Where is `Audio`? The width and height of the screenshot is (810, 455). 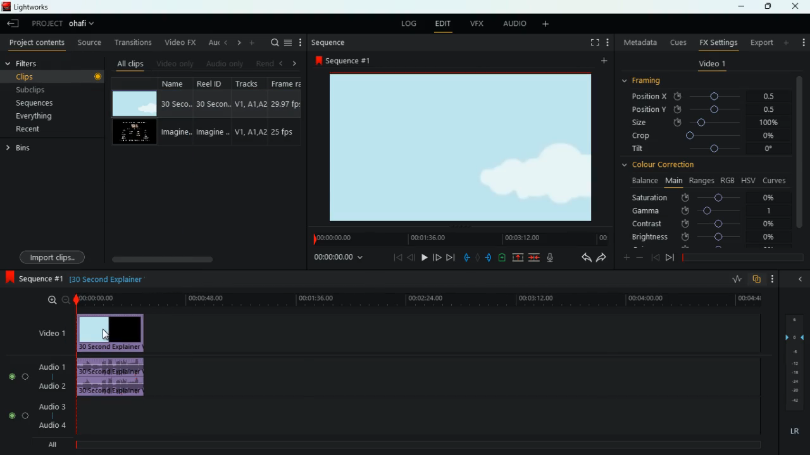
Audio is located at coordinates (18, 416).